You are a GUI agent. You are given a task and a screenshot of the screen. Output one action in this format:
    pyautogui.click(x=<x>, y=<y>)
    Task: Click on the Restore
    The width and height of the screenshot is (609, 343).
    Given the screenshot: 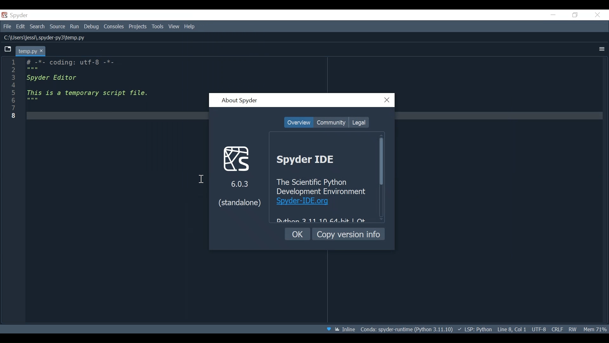 What is the action you would take?
    pyautogui.click(x=576, y=15)
    